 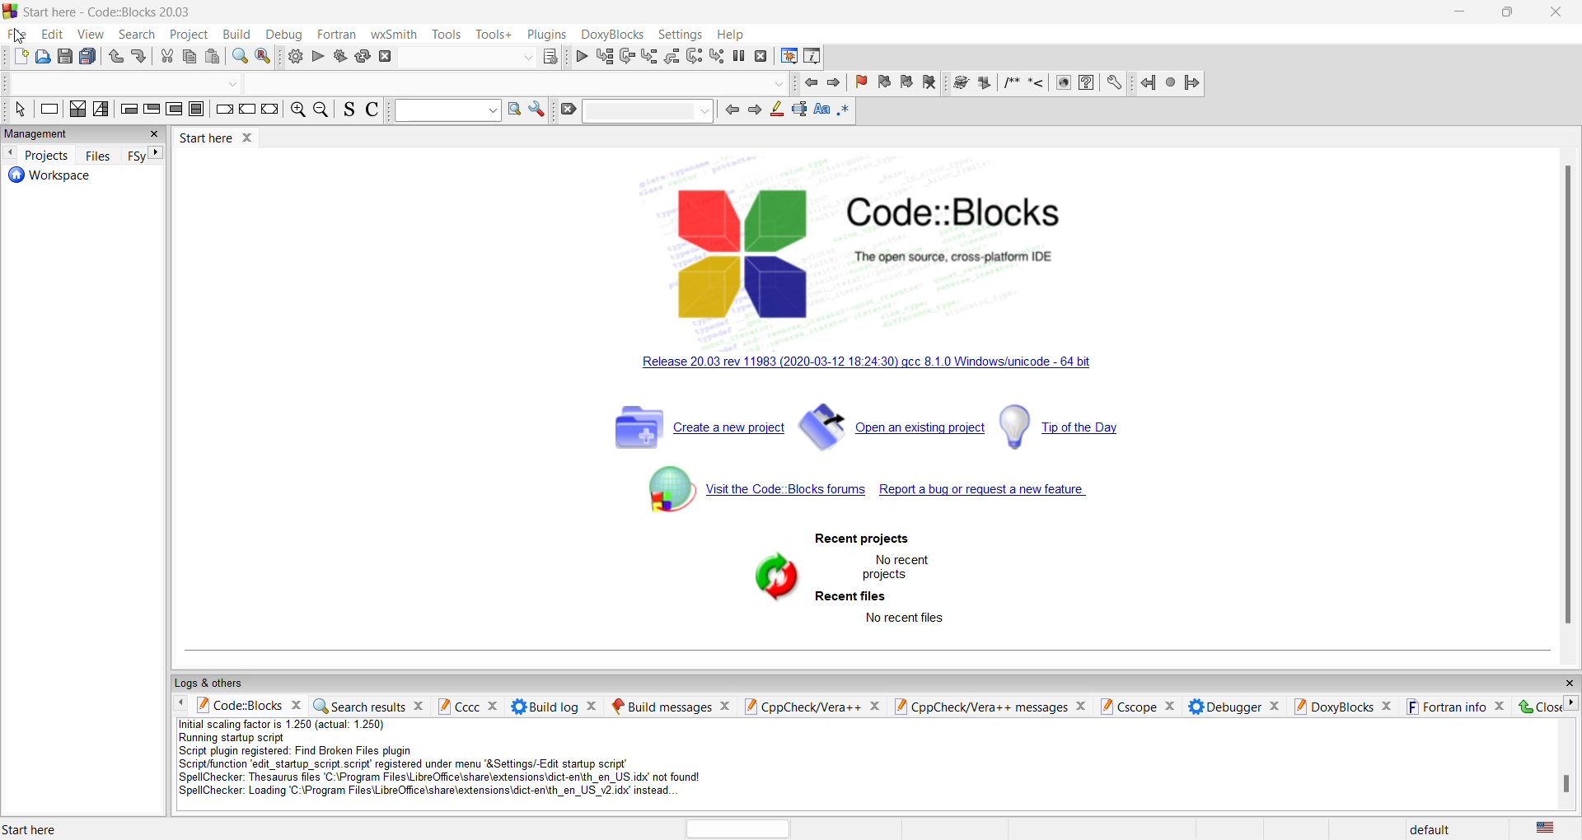 What do you see at coordinates (844, 114) in the screenshot?
I see `full regex` at bounding box center [844, 114].